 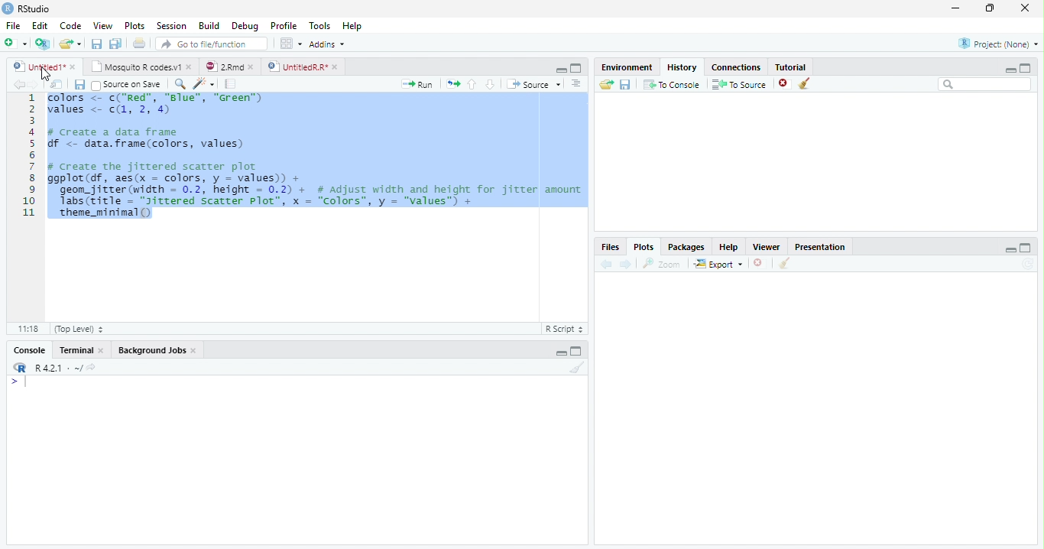 I want to click on Next plot, so click(x=625, y=264).